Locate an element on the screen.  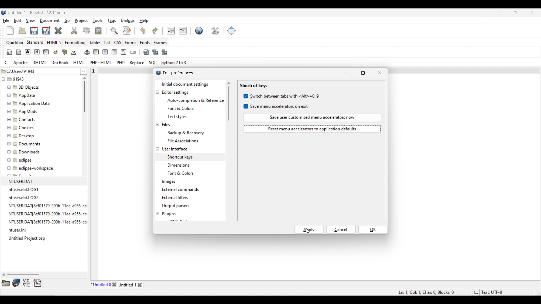
Images is located at coordinates (169, 182).